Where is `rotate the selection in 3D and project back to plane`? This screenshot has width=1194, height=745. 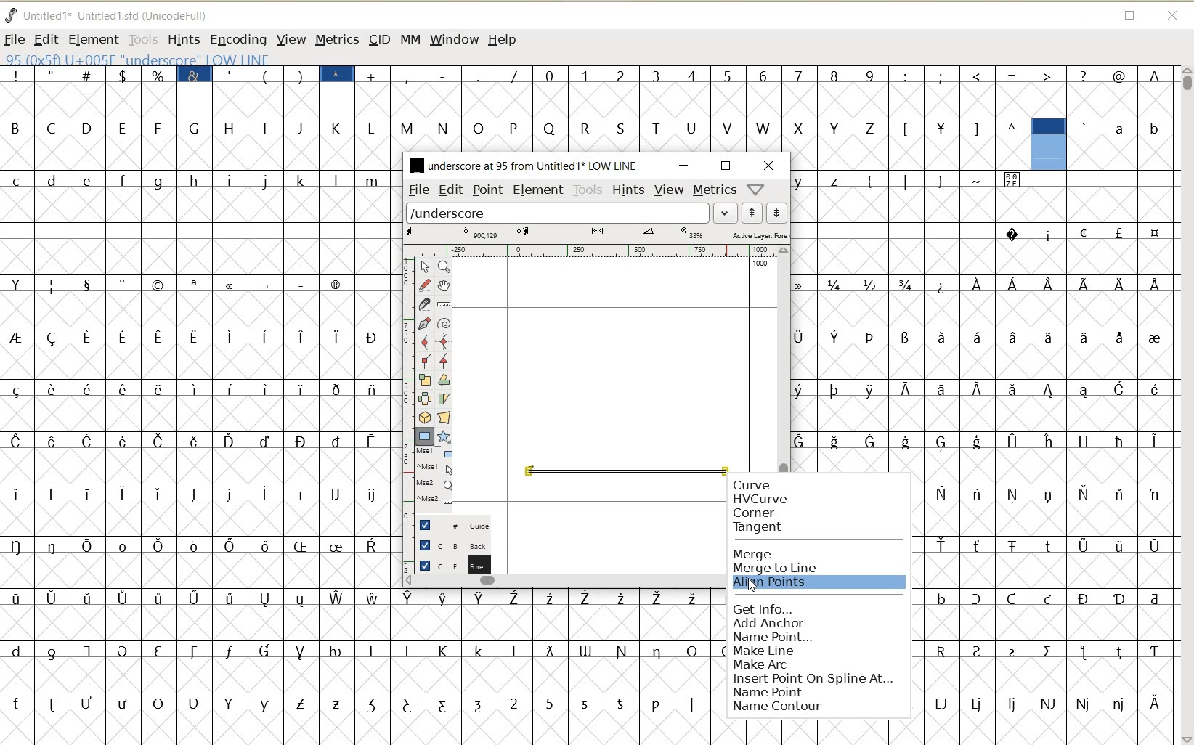 rotate the selection in 3D and project back to plane is located at coordinates (424, 417).